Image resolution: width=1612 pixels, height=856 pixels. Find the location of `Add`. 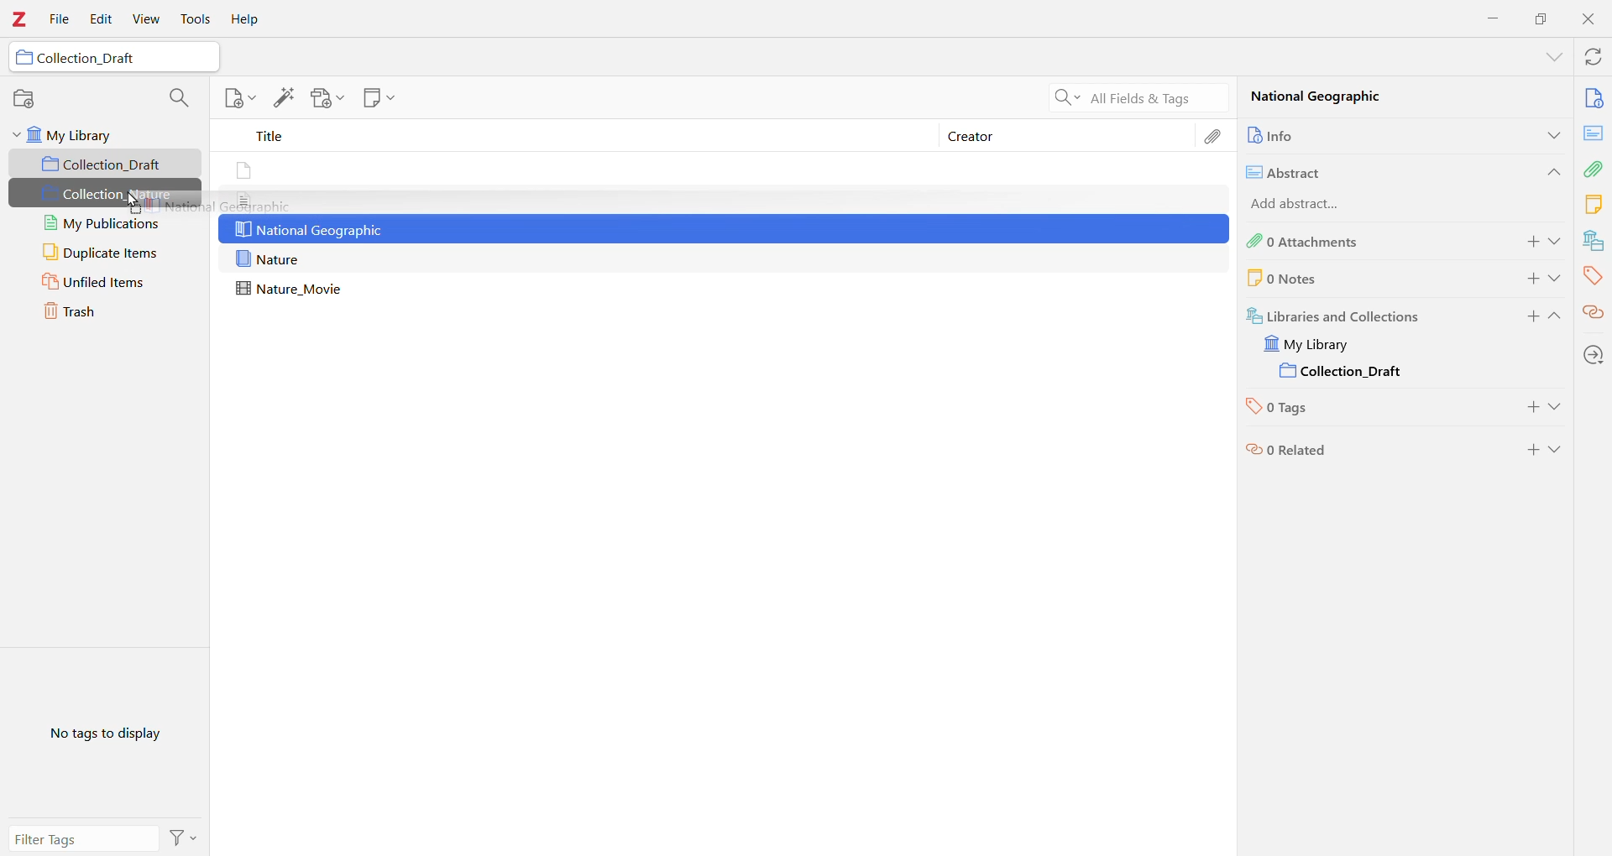

Add is located at coordinates (1528, 243).